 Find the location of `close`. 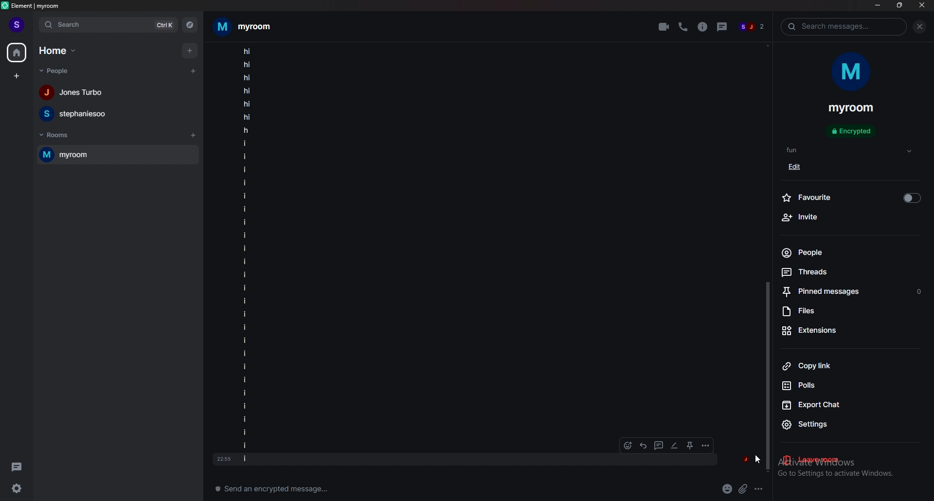

close is located at coordinates (921, 27).